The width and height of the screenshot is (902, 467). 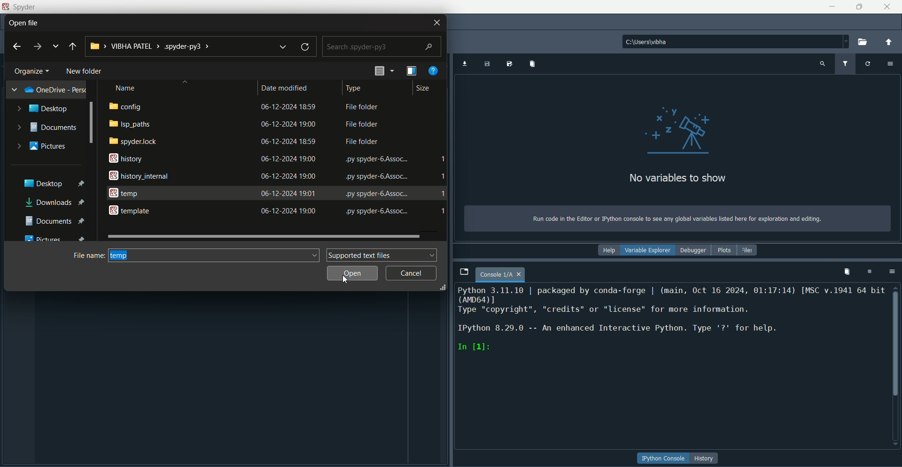 What do you see at coordinates (376, 211) in the screenshot?
I see `text` at bounding box center [376, 211].